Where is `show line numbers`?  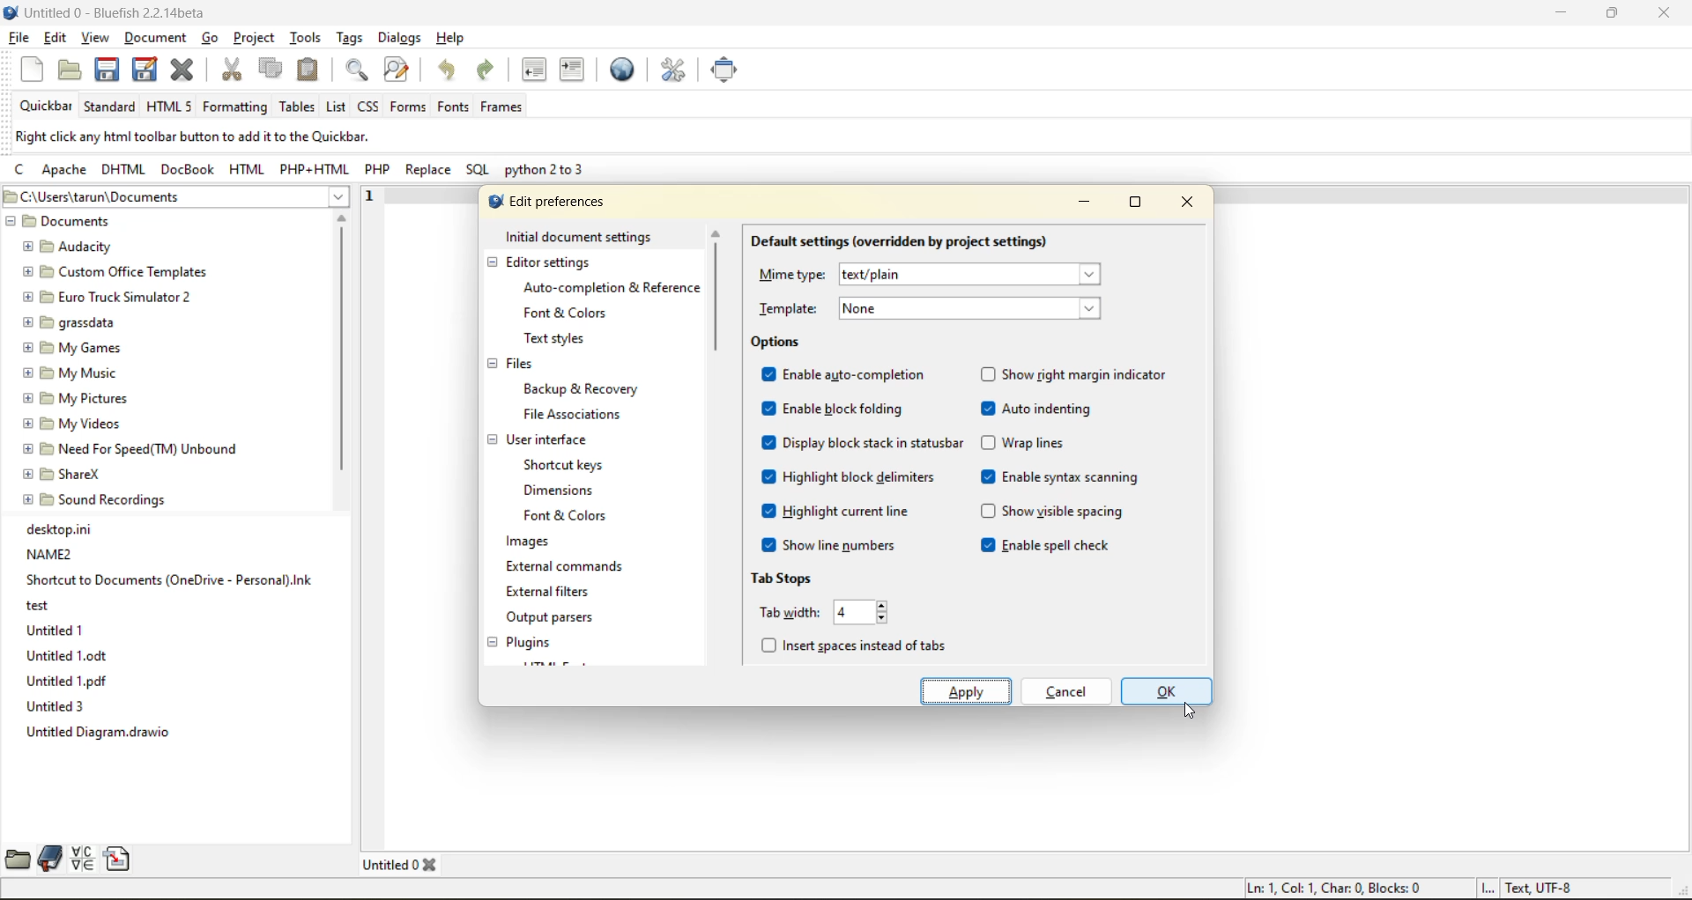
show line numbers is located at coordinates (831, 545).